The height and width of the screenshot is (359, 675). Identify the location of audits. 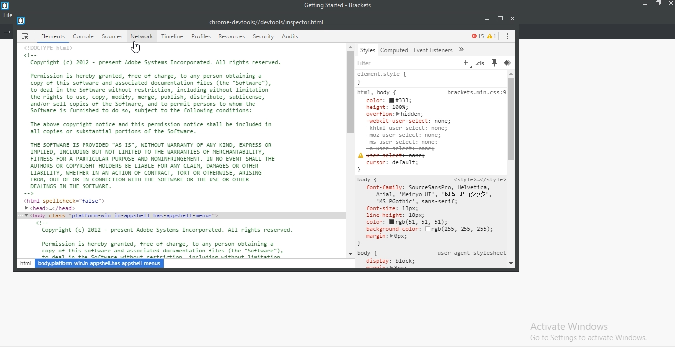
(292, 36).